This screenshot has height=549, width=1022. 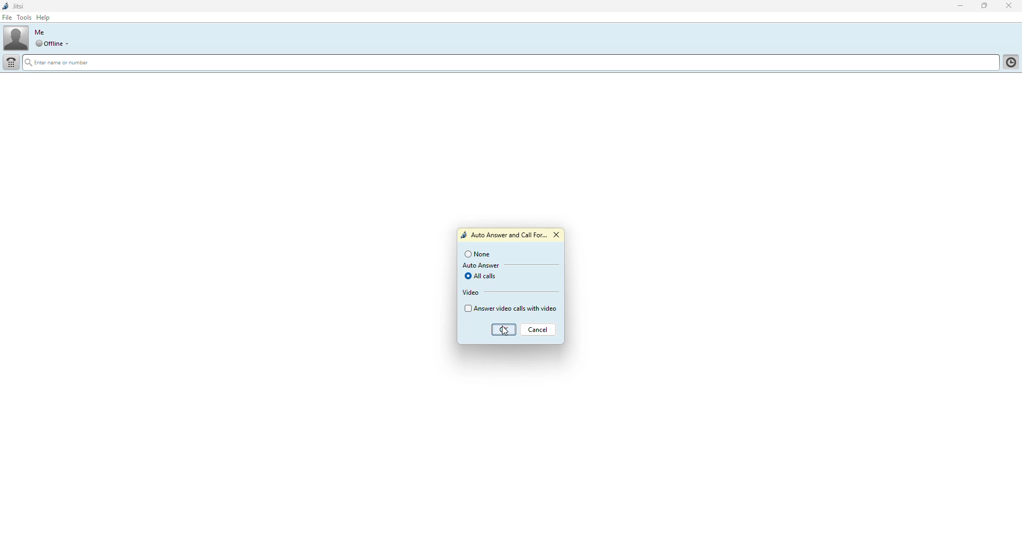 What do you see at coordinates (12, 63) in the screenshot?
I see `dial pad` at bounding box center [12, 63].